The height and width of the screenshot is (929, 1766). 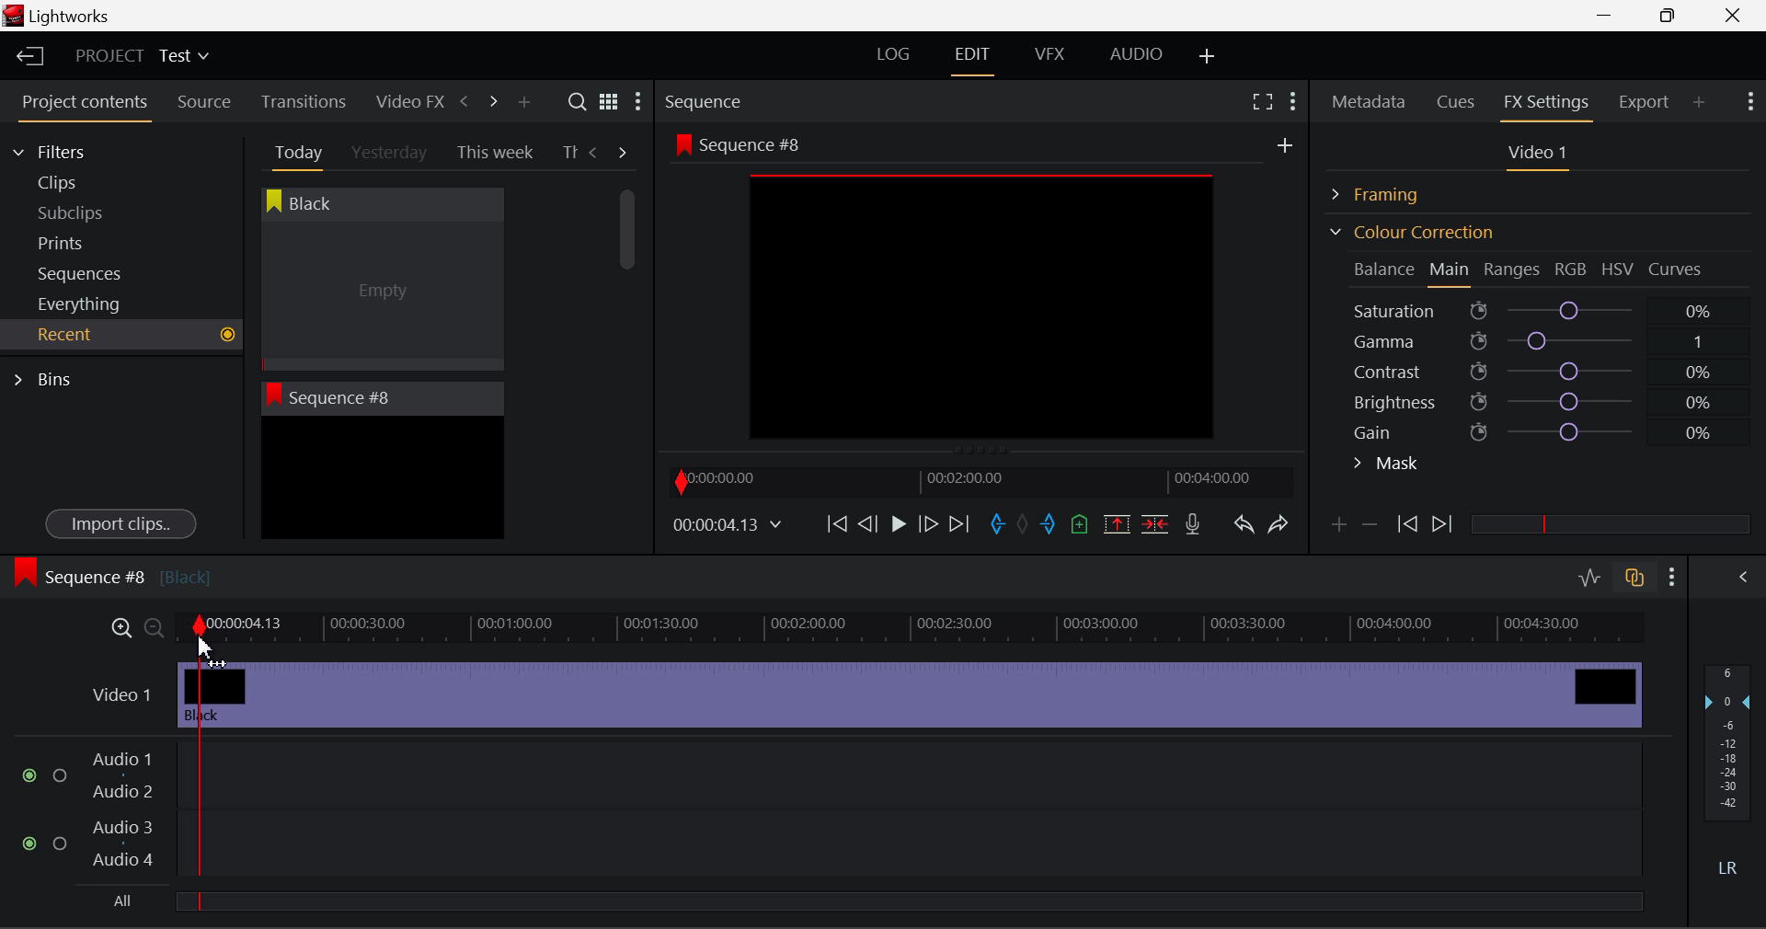 What do you see at coordinates (57, 17) in the screenshot?
I see `Window Title` at bounding box center [57, 17].